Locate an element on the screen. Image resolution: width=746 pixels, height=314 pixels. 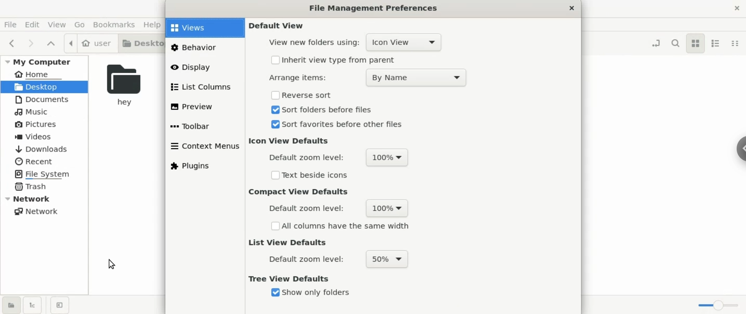
views is located at coordinates (205, 28).